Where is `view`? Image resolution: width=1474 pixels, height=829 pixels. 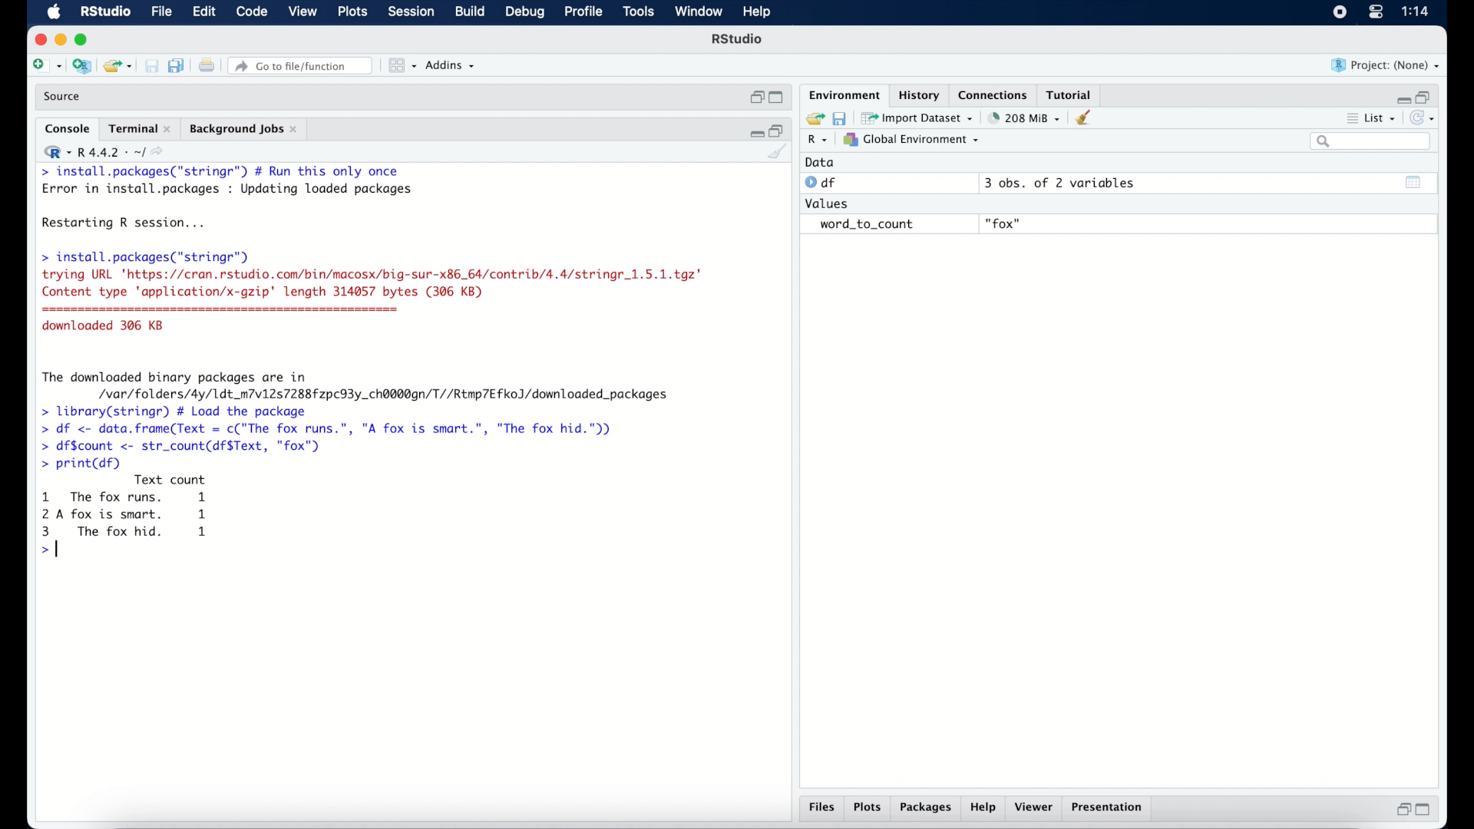 view is located at coordinates (302, 12).